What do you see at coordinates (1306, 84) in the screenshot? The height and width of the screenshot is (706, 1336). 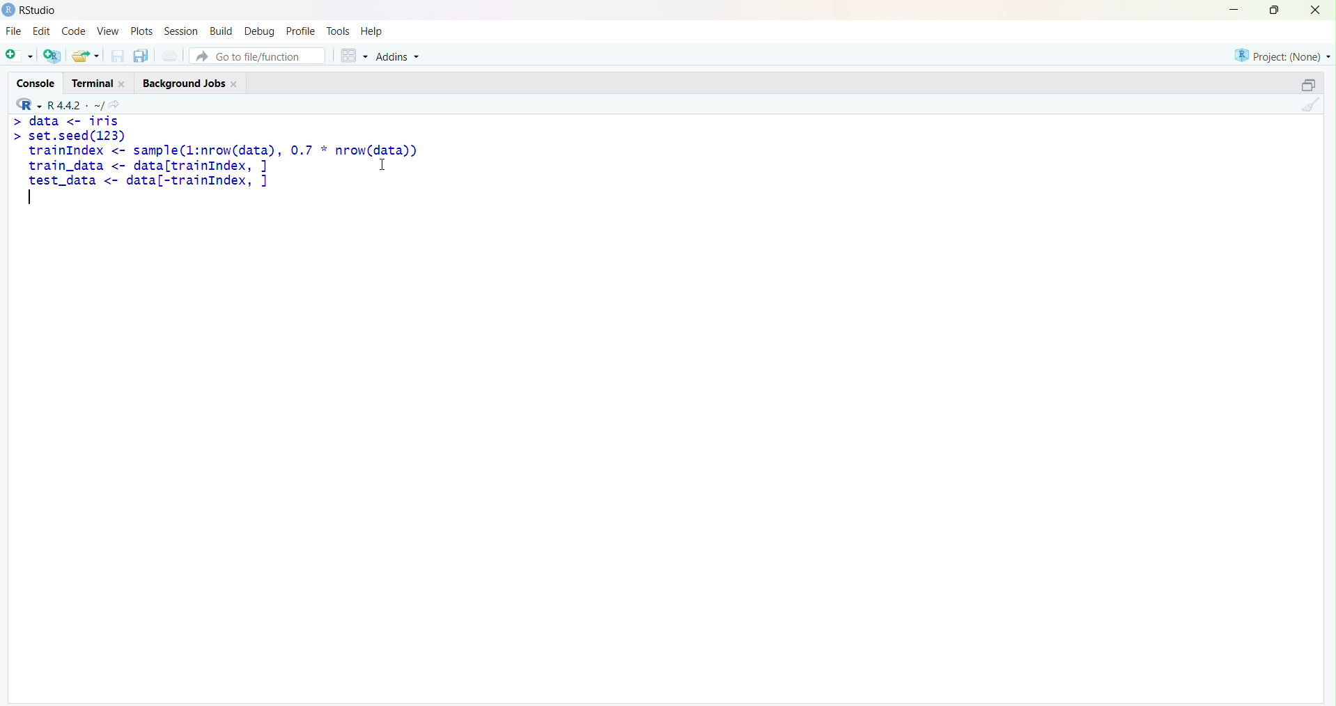 I see `Maximize/ Restore` at bounding box center [1306, 84].